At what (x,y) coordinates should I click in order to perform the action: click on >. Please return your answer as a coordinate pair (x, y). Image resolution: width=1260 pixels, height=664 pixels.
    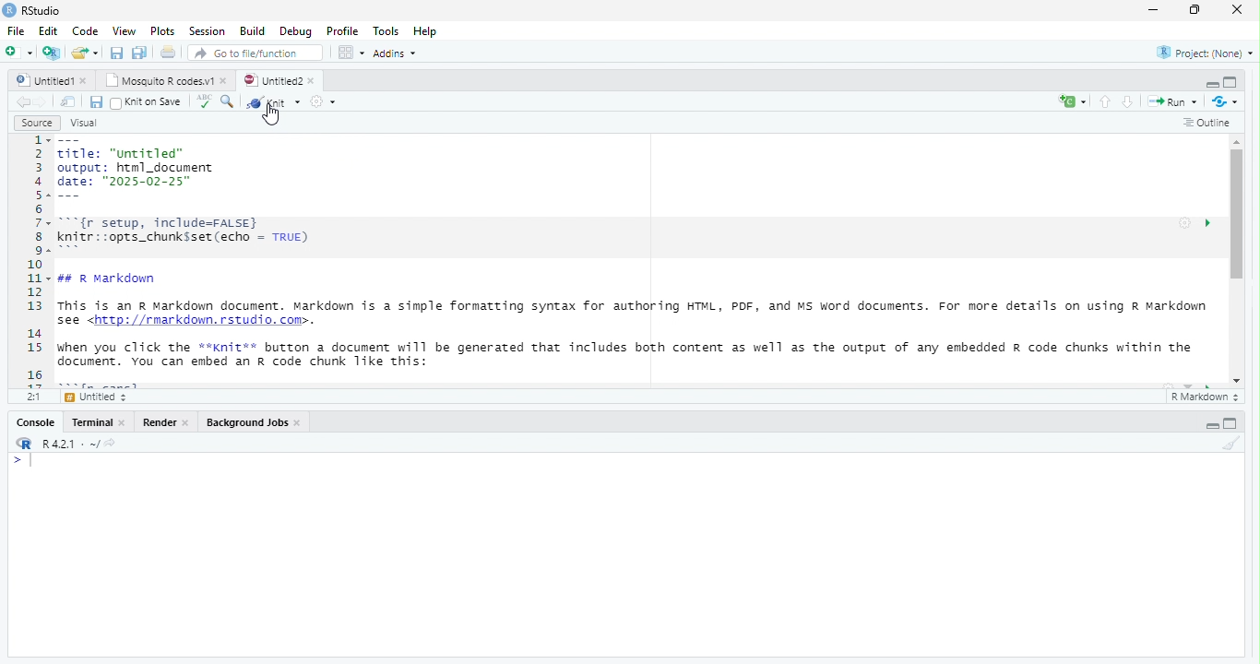
    Looking at the image, I should click on (17, 461).